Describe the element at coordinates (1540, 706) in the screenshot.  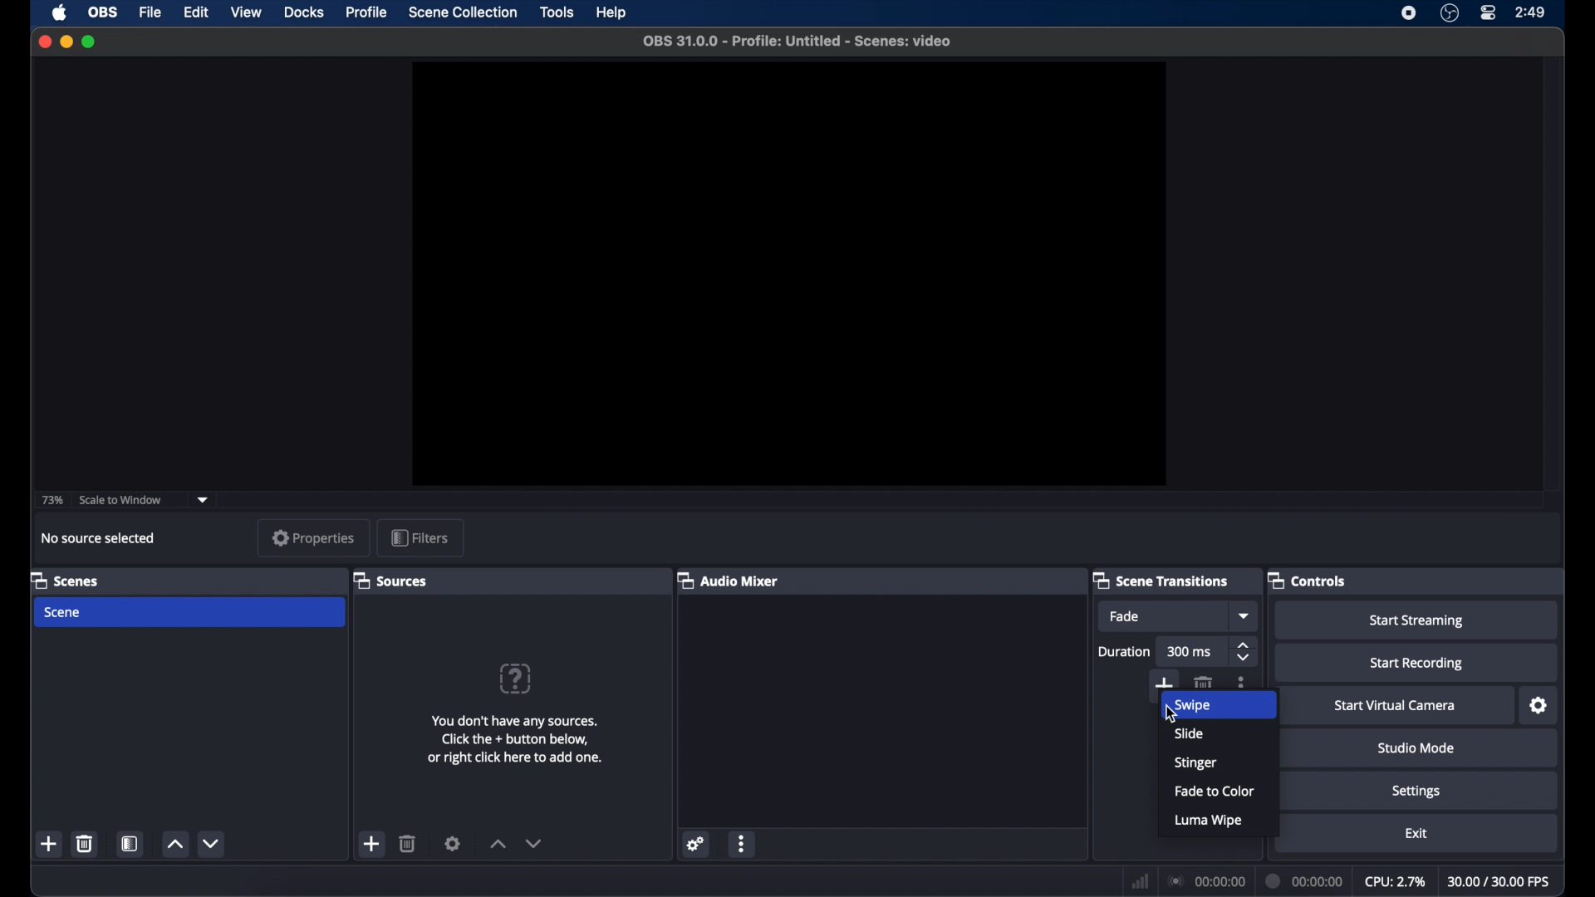
I see `settings` at that location.